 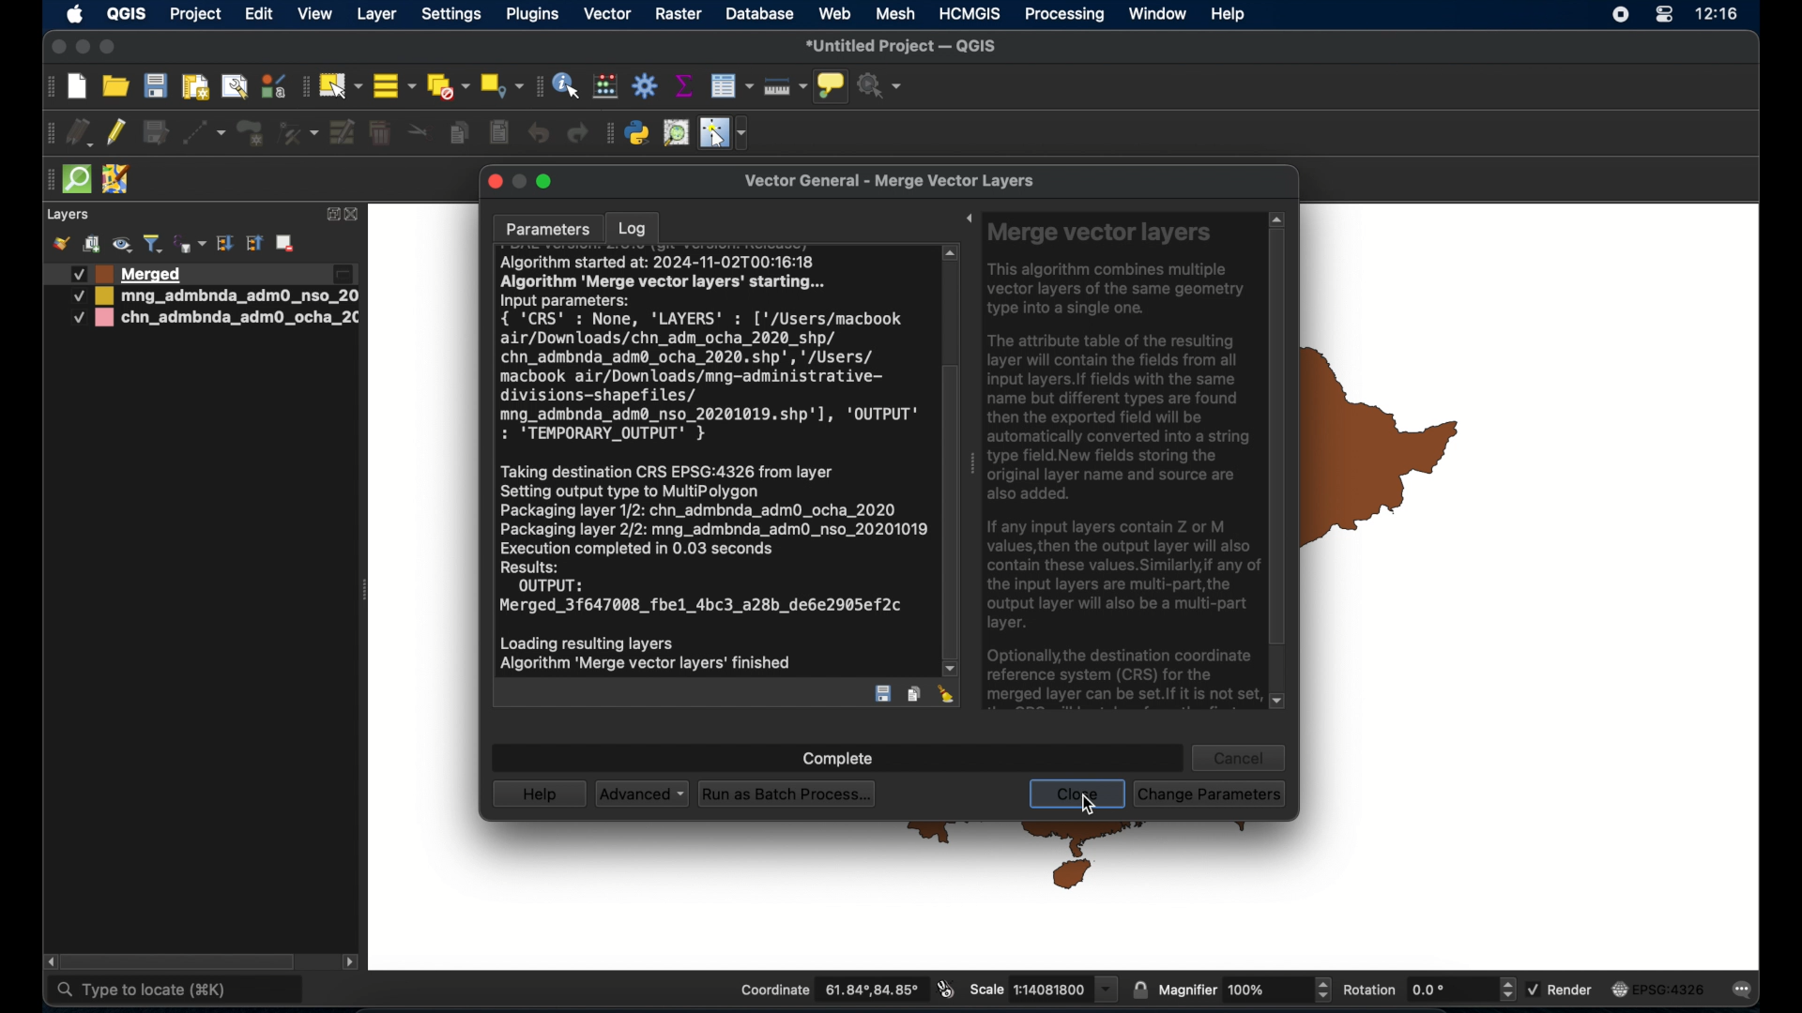 I want to click on modify attributes, so click(x=344, y=133).